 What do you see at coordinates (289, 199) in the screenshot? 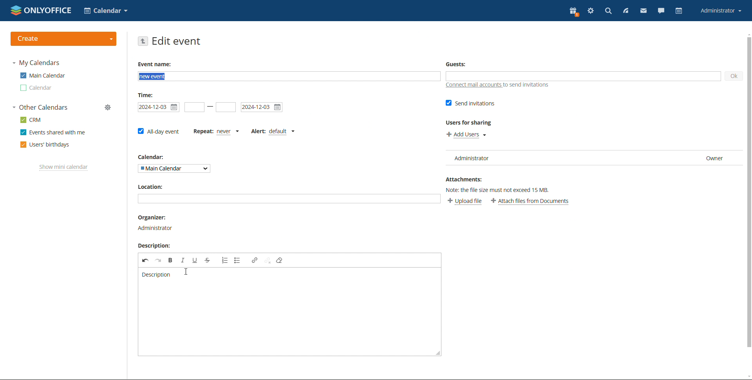
I see `add location` at bounding box center [289, 199].